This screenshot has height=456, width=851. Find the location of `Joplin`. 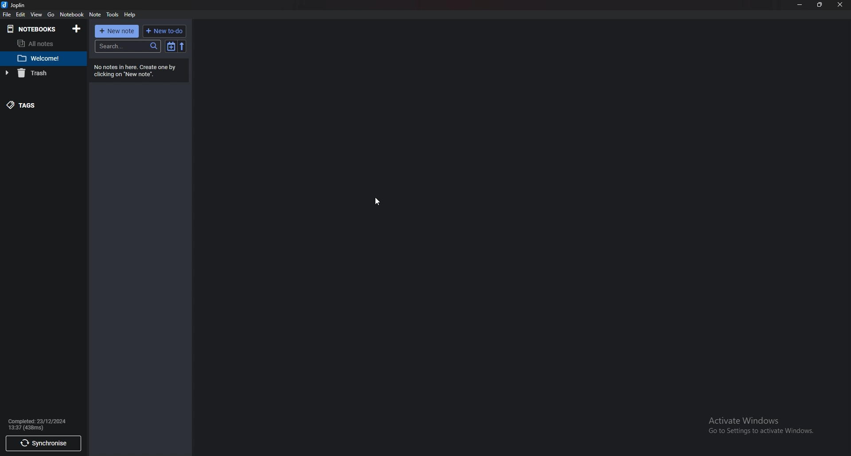

Joplin is located at coordinates (14, 6).